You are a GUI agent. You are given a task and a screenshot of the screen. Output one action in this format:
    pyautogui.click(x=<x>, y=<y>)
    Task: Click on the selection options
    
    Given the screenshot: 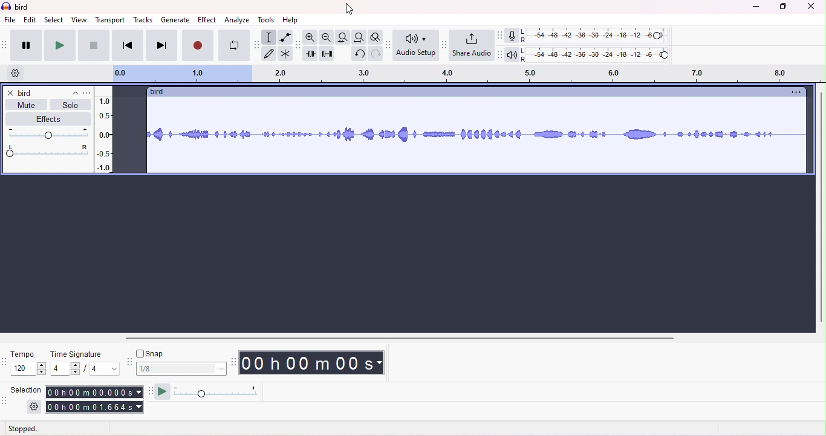 What is the action you would take?
    pyautogui.click(x=34, y=407)
    